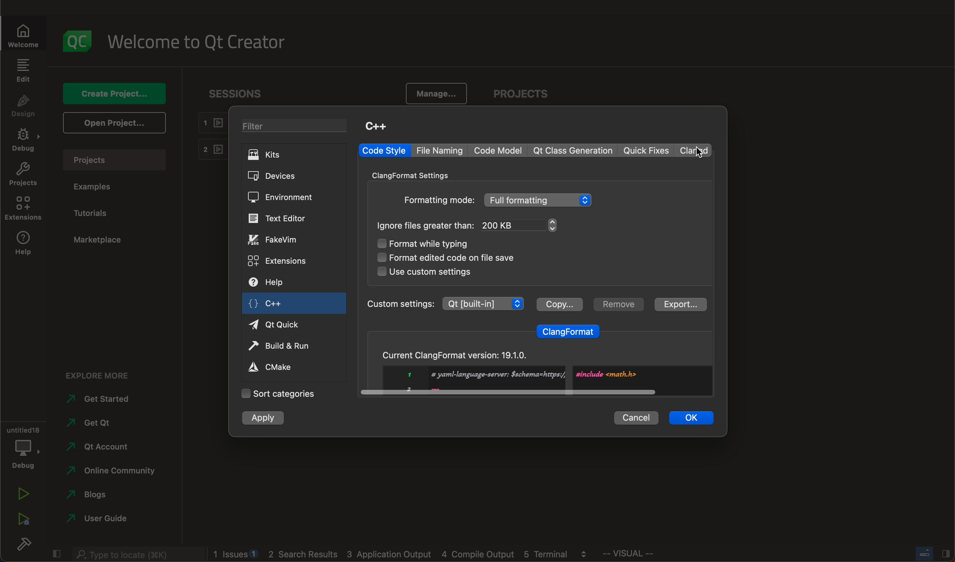 This screenshot has height=562, width=955. Describe the element at coordinates (570, 330) in the screenshot. I see `clang format` at that location.